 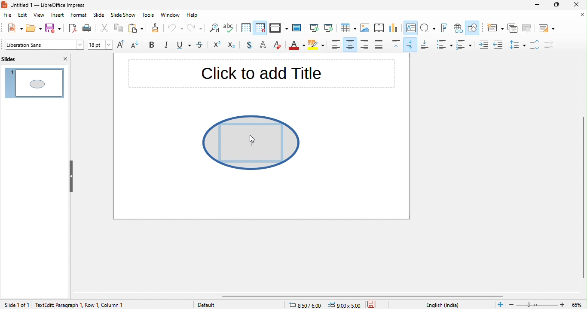 I want to click on close, so click(x=64, y=59).